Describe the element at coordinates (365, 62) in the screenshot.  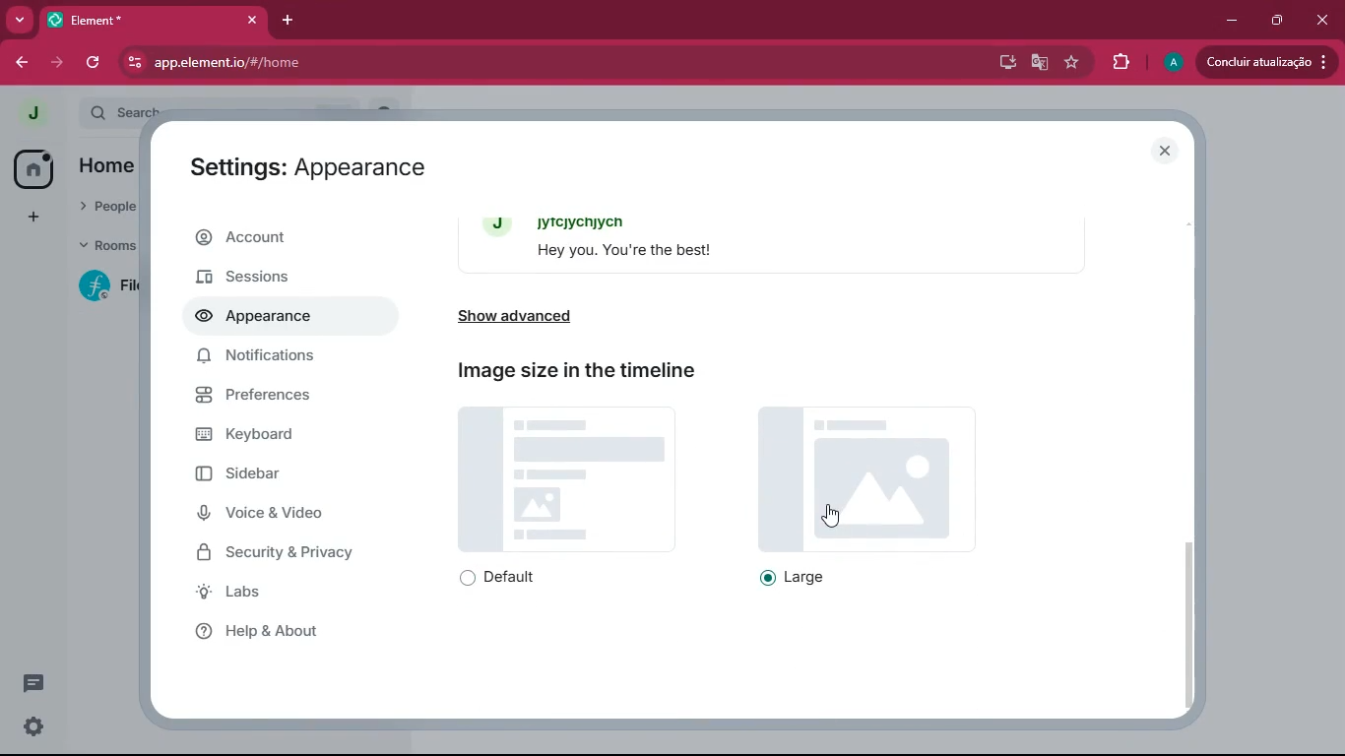
I see `app.elementio/#/home` at that location.